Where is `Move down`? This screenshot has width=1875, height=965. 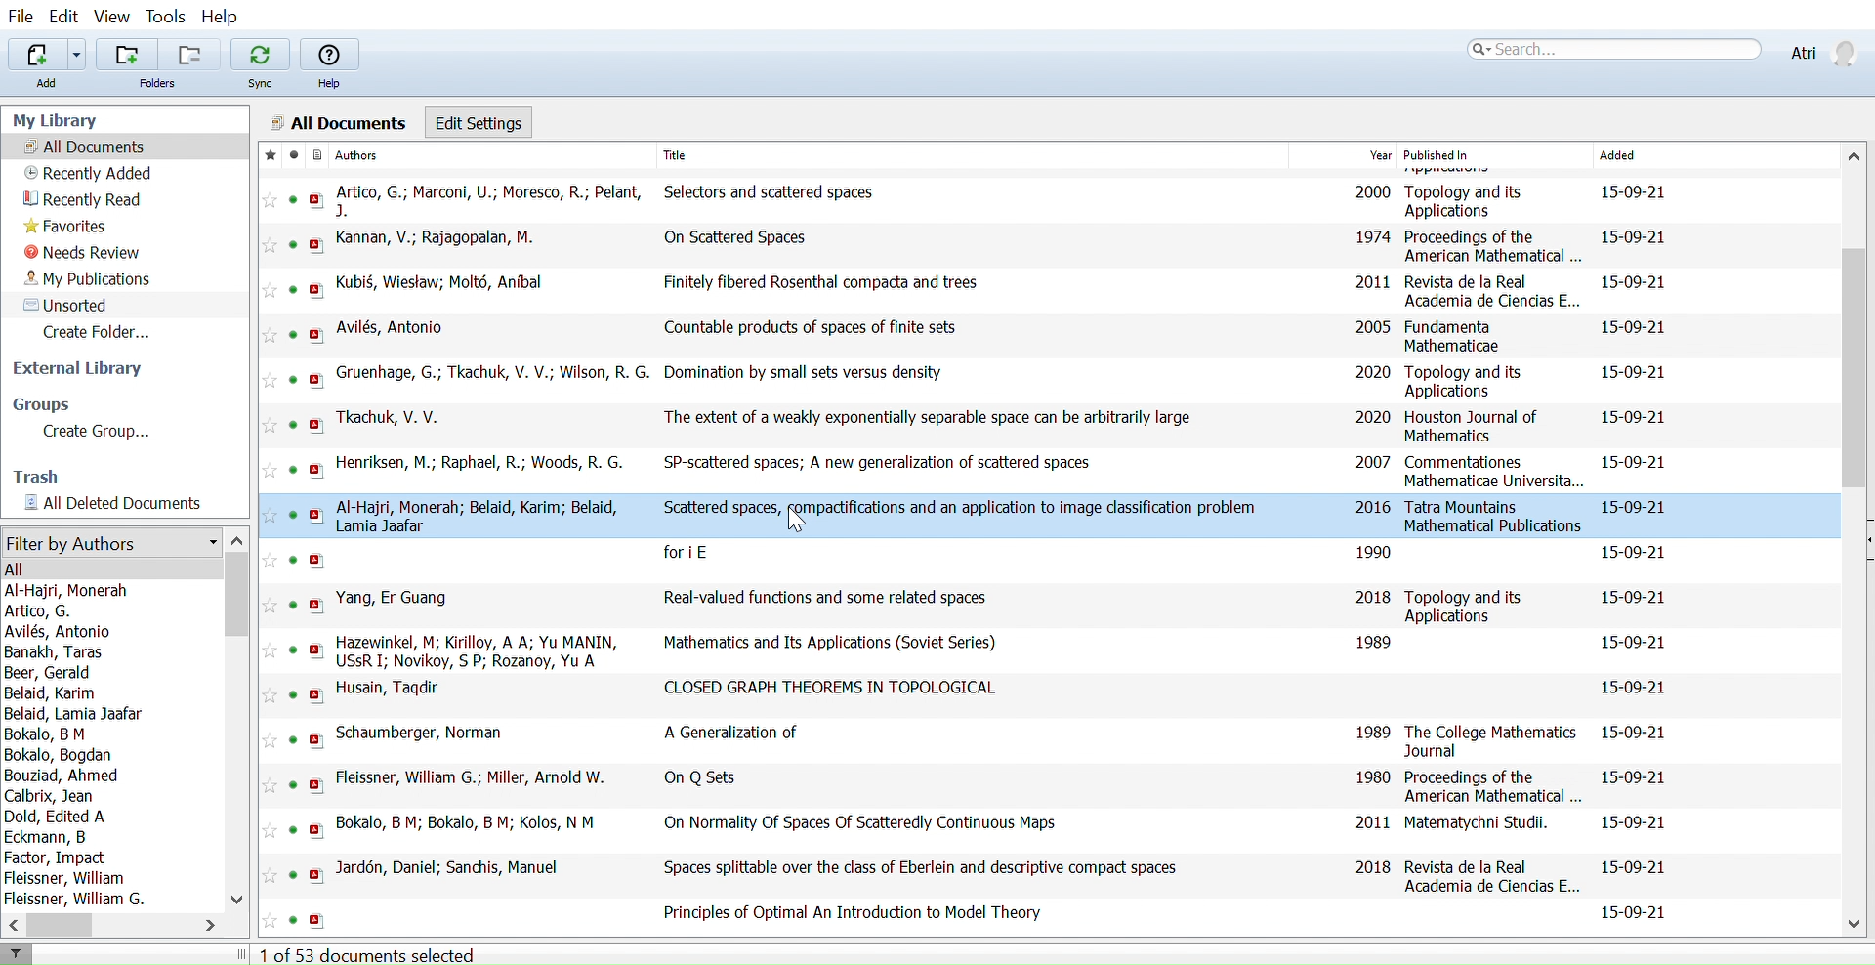
Move down is located at coordinates (240, 897).